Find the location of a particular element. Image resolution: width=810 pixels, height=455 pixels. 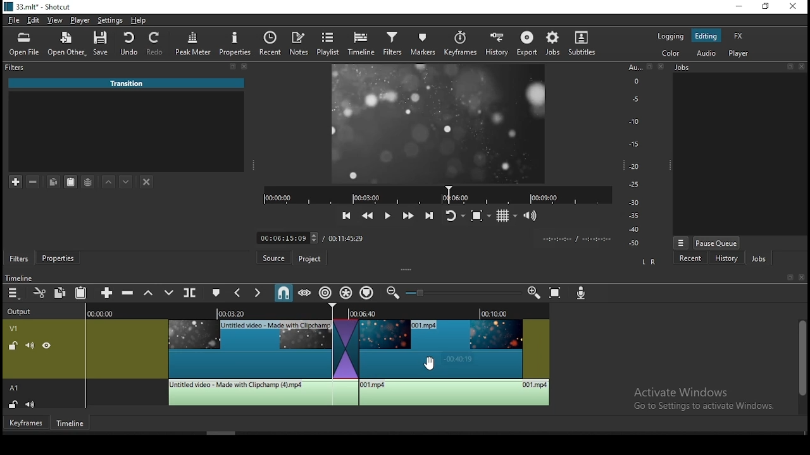

scroll bar is located at coordinates (801, 367).